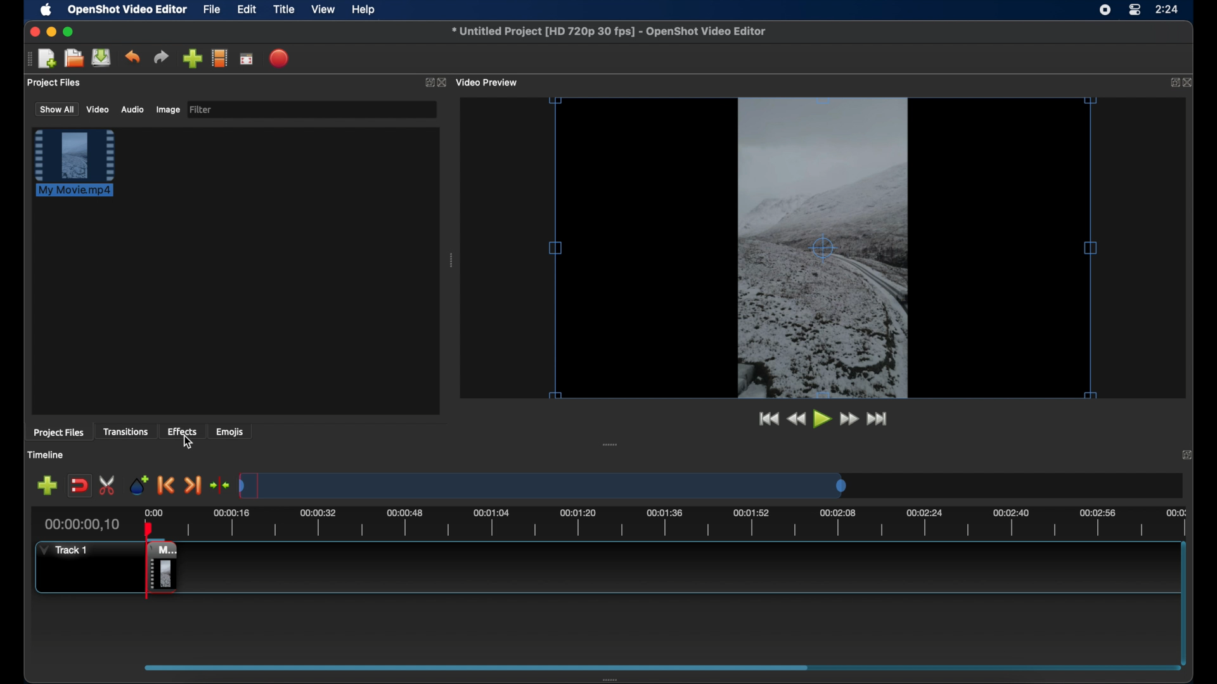  I want to click on redo, so click(161, 57).